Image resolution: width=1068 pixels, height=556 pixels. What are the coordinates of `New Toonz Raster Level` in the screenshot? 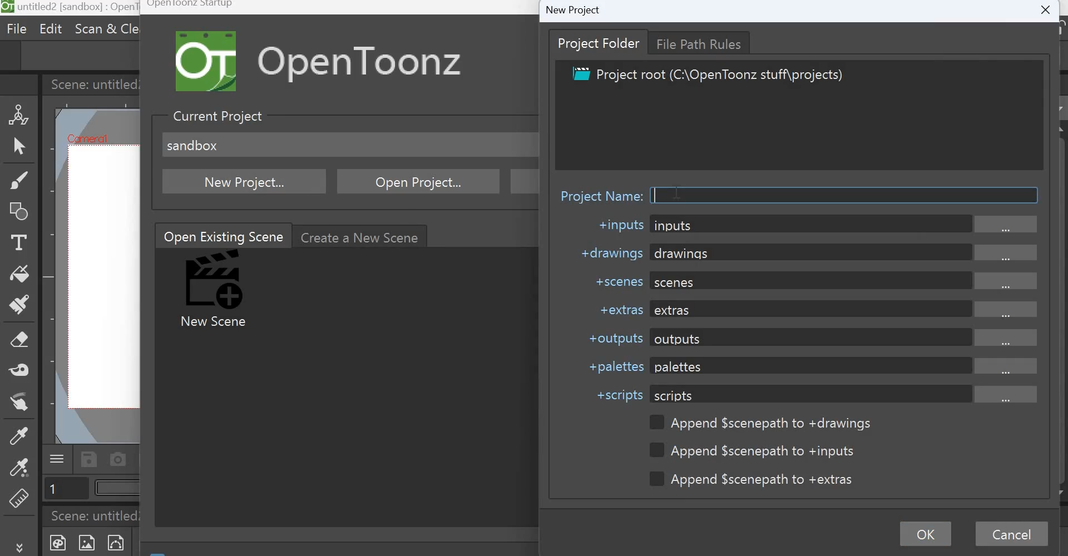 It's located at (56, 542).